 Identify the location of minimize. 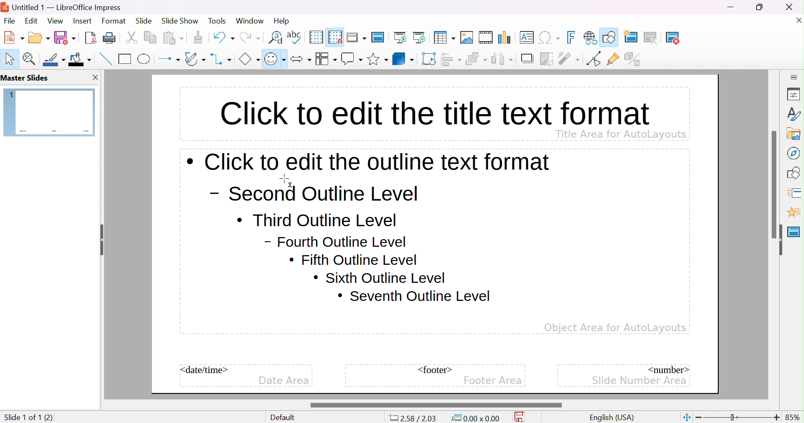
(732, 7).